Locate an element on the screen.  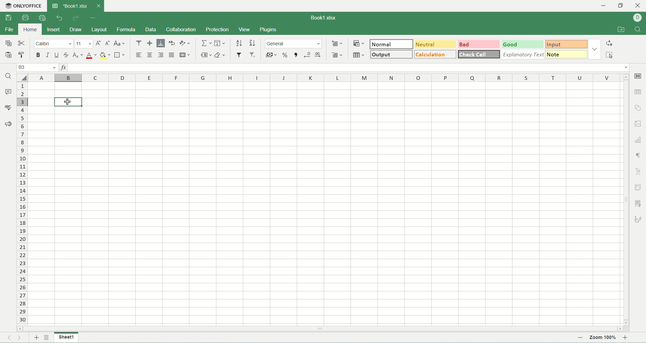
number format is located at coordinates (294, 43).